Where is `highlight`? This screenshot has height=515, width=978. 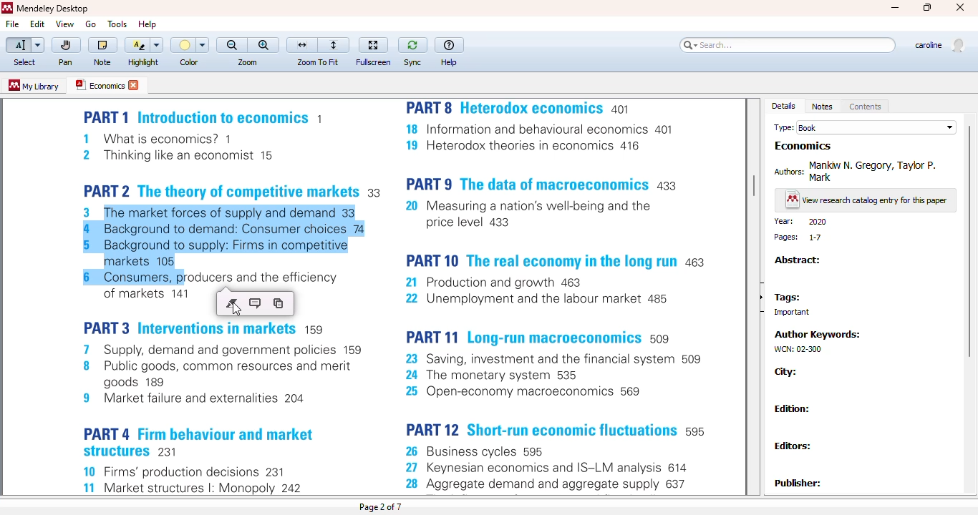
highlight is located at coordinates (144, 62).